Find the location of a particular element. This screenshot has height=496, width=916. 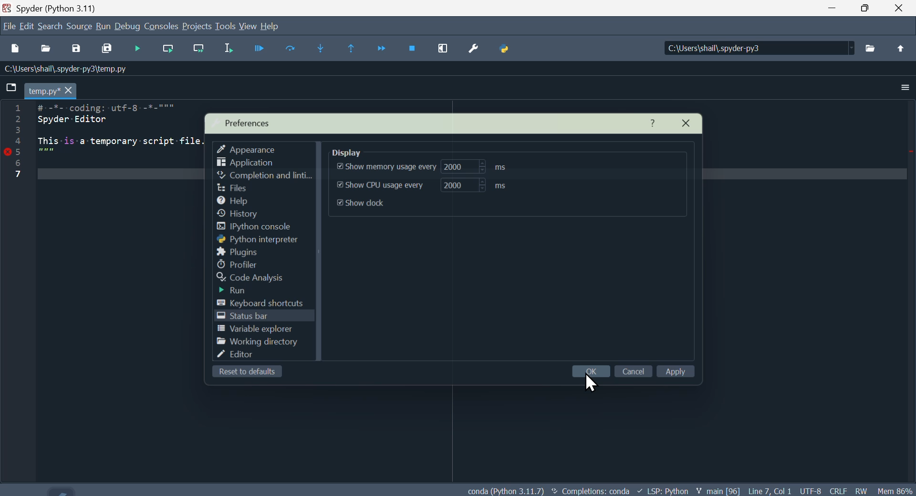

C:\Users\shail\.spyder-py3 is located at coordinates (760, 49).